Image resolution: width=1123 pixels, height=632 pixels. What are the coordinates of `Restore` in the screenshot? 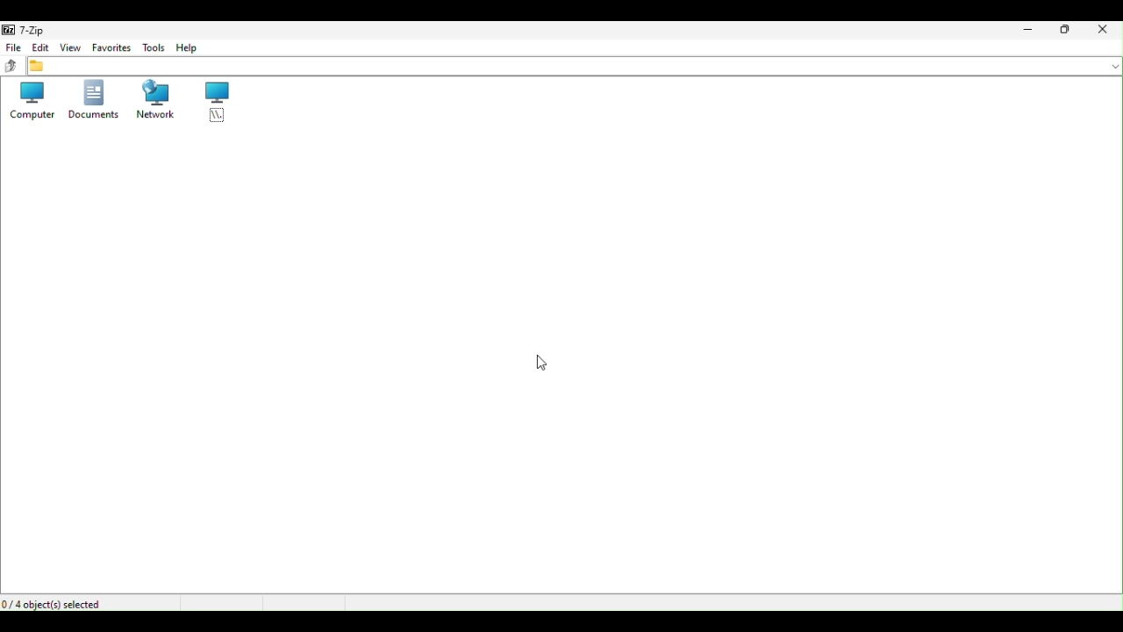 It's located at (1070, 32).